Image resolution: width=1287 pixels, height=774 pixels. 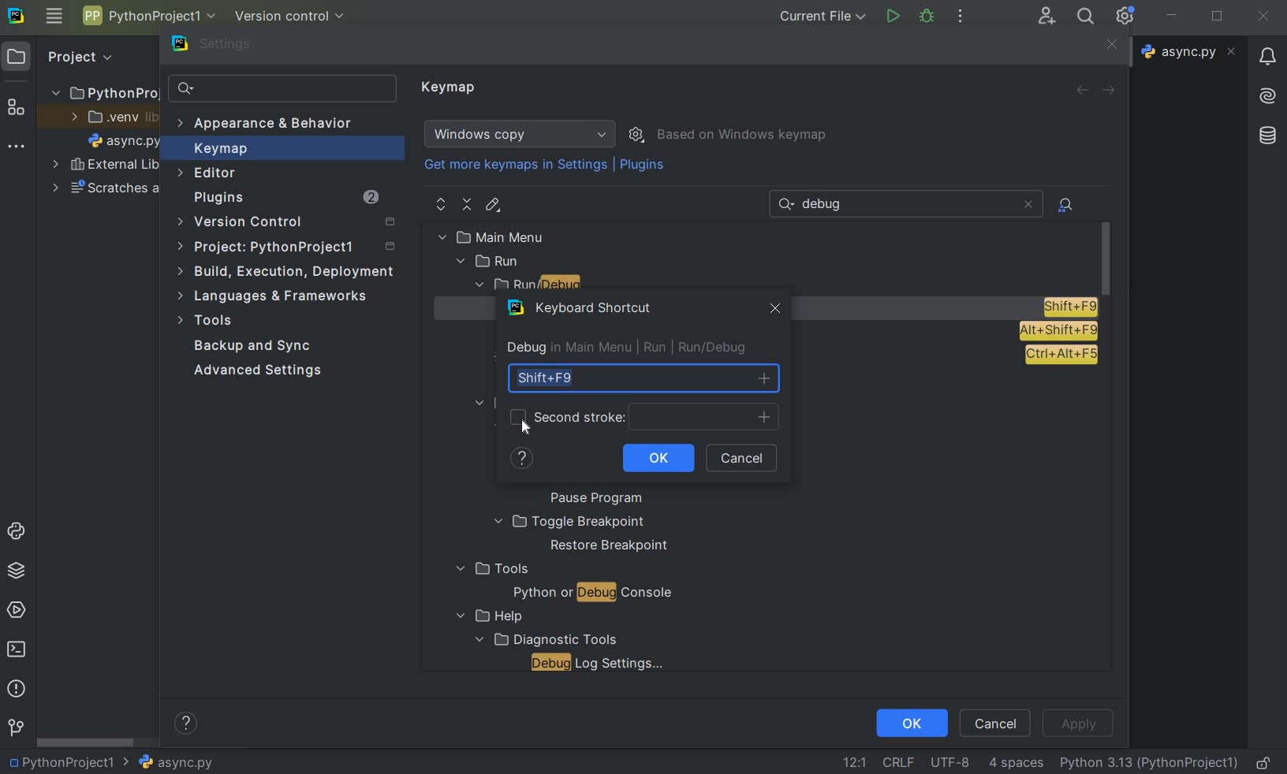 I want to click on services, so click(x=18, y=609).